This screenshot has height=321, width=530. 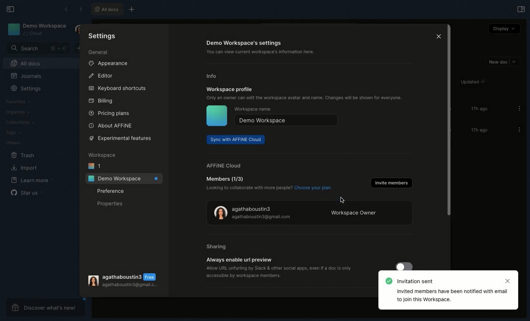 I want to click on Open right panel, so click(x=520, y=9).